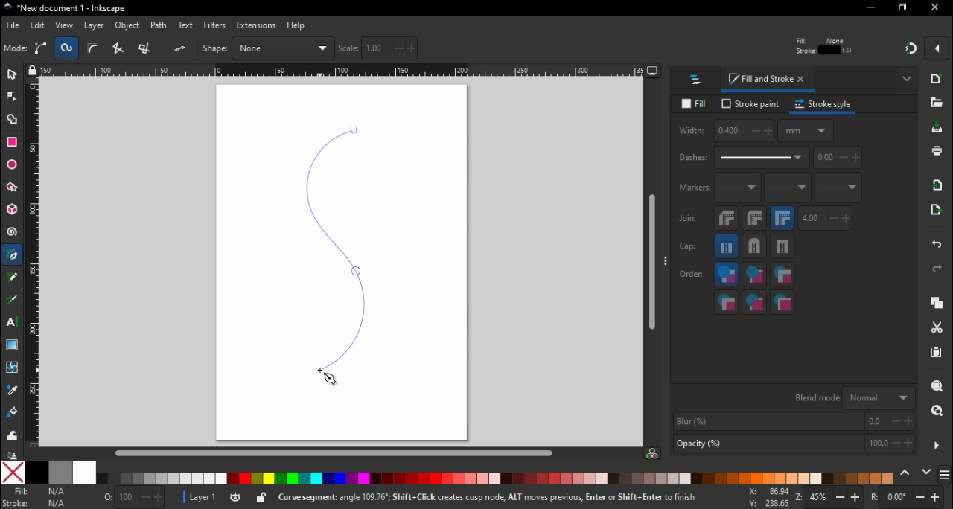  Describe the element at coordinates (937, 103) in the screenshot. I see `open file dialogue` at that location.